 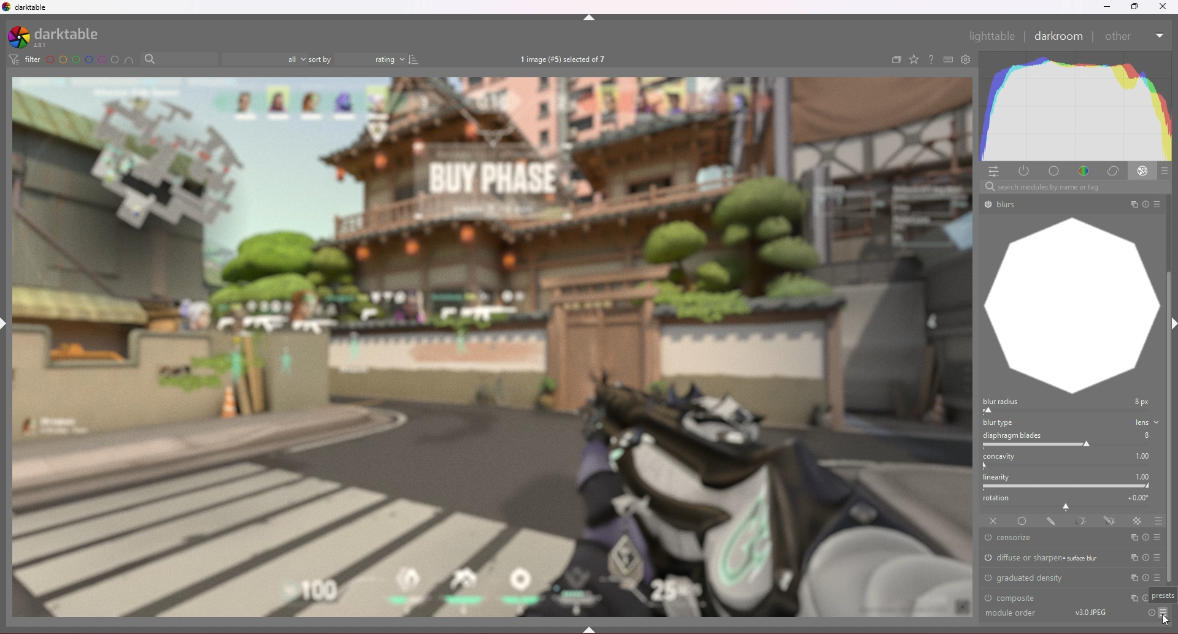 What do you see at coordinates (1131, 578) in the screenshot?
I see `multi instances actions` at bounding box center [1131, 578].